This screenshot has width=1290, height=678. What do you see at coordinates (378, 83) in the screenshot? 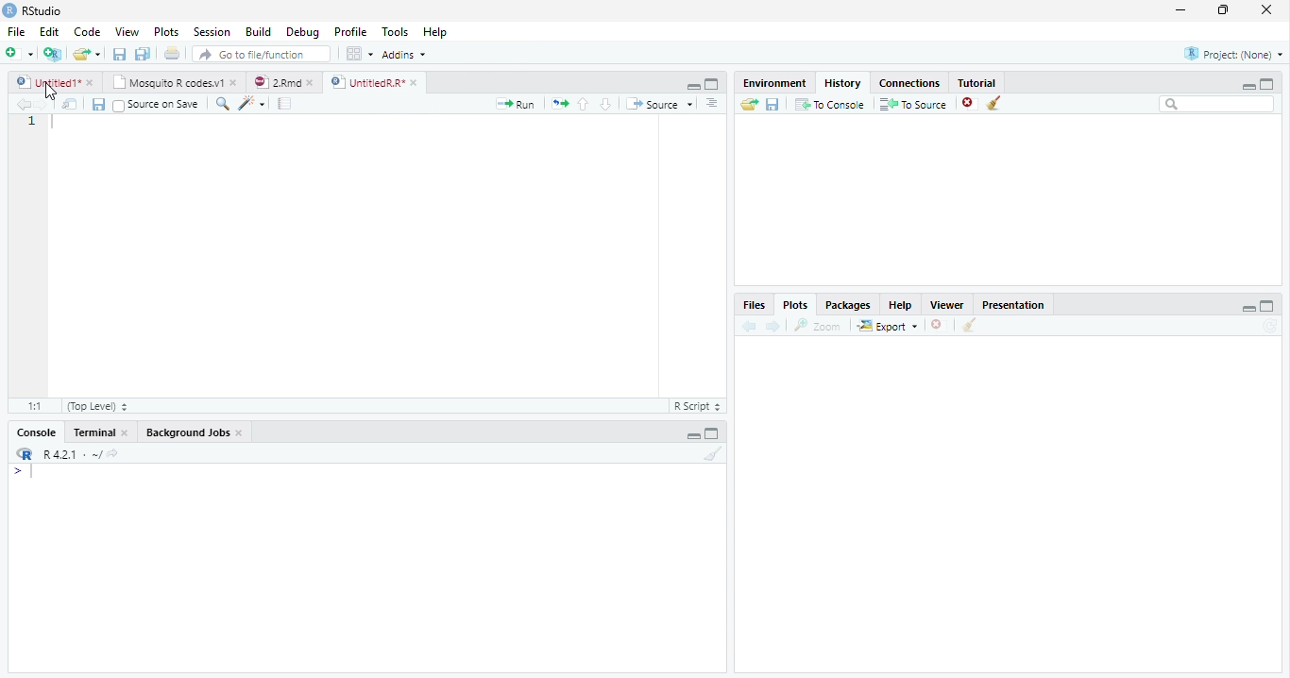
I see `UntitledR.R` at bounding box center [378, 83].